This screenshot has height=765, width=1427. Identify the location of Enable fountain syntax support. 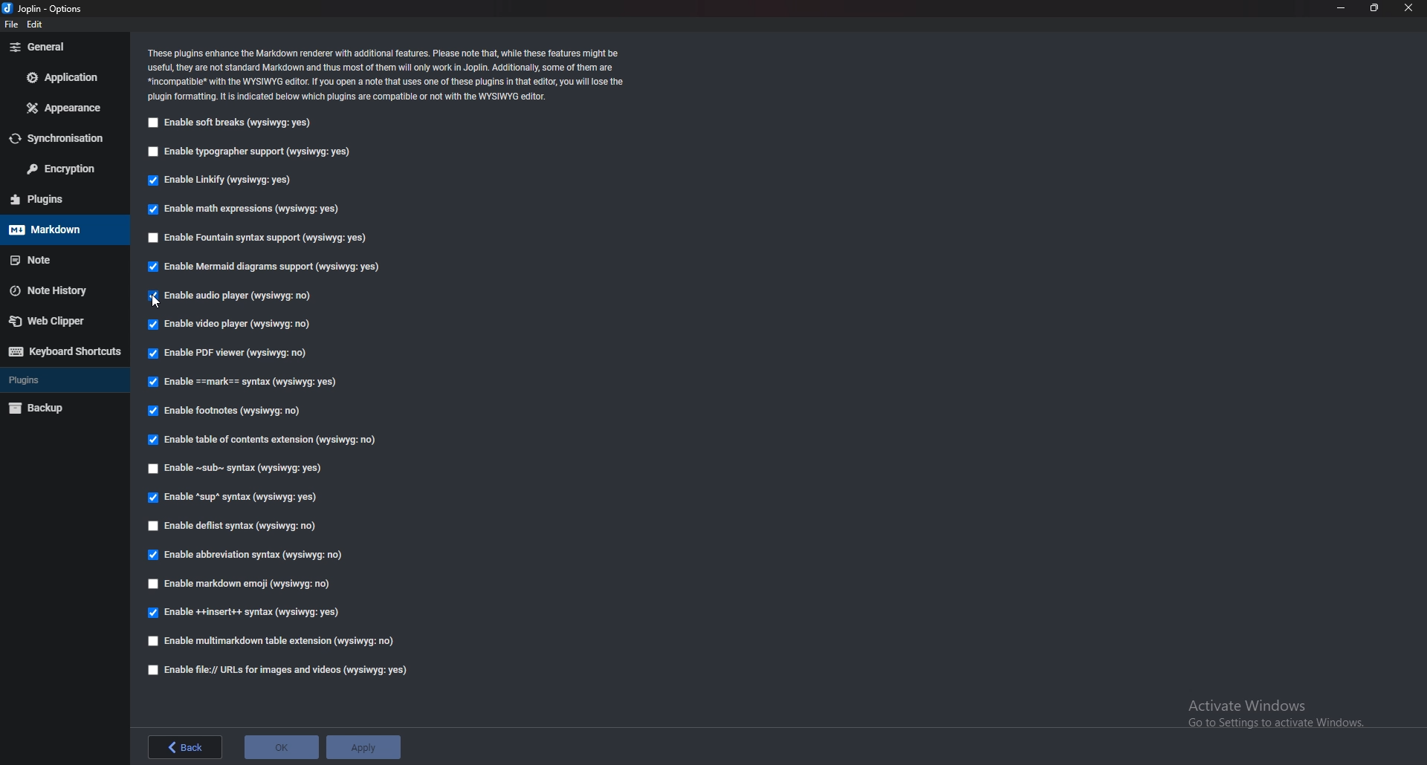
(270, 238).